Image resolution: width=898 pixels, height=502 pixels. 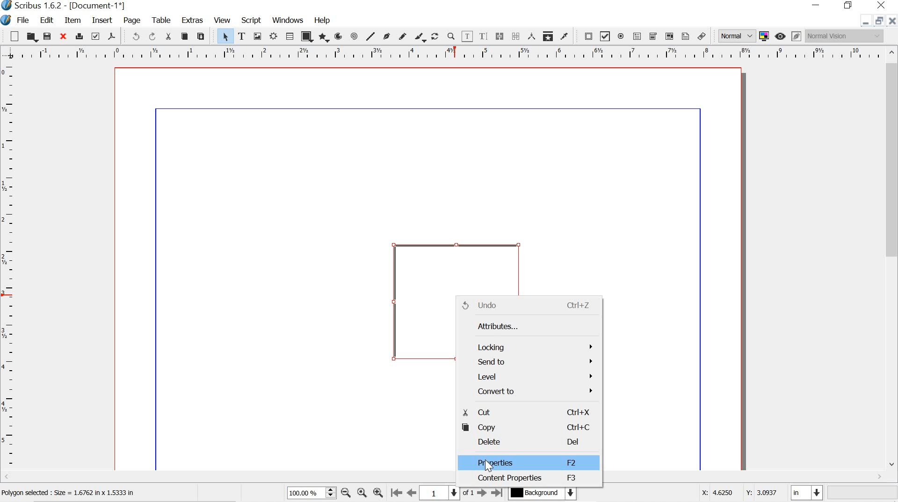 What do you see at coordinates (527, 413) in the screenshot?
I see `cut` at bounding box center [527, 413].